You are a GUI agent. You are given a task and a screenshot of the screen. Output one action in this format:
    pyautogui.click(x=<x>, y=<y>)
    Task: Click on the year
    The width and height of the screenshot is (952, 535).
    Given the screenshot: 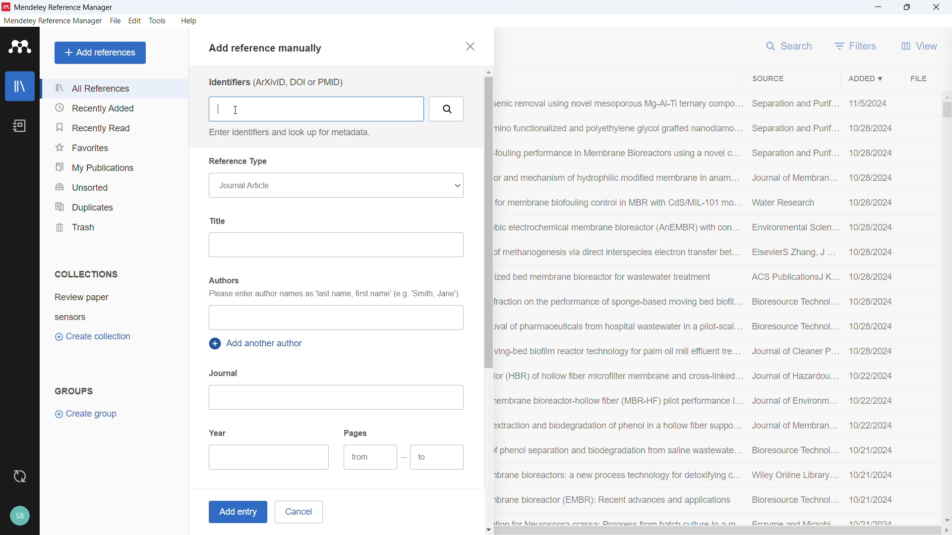 What is the action you would take?
    pyautogui.click(x=218, y=432)
    